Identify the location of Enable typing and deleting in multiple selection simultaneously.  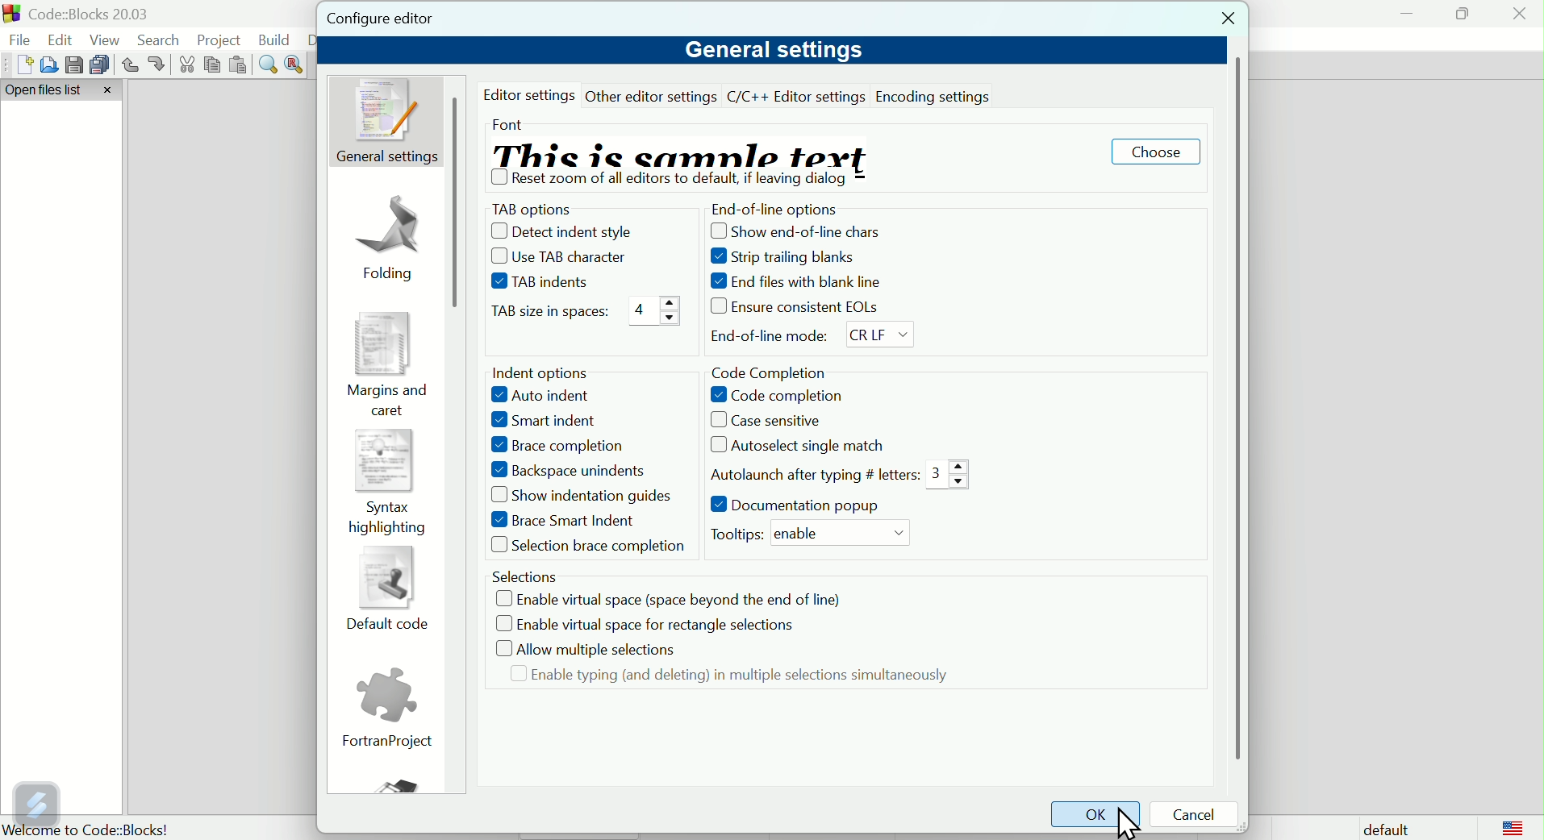
(724, 680).